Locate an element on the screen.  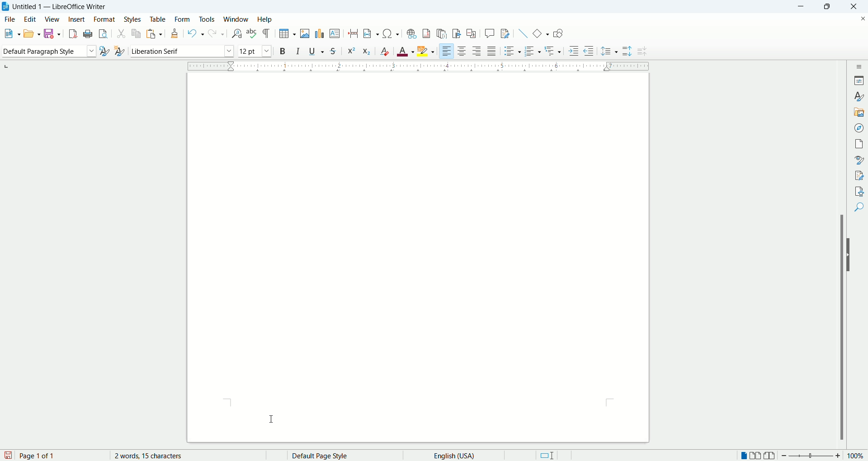
insert endnote is located at coordinates (443, 33).